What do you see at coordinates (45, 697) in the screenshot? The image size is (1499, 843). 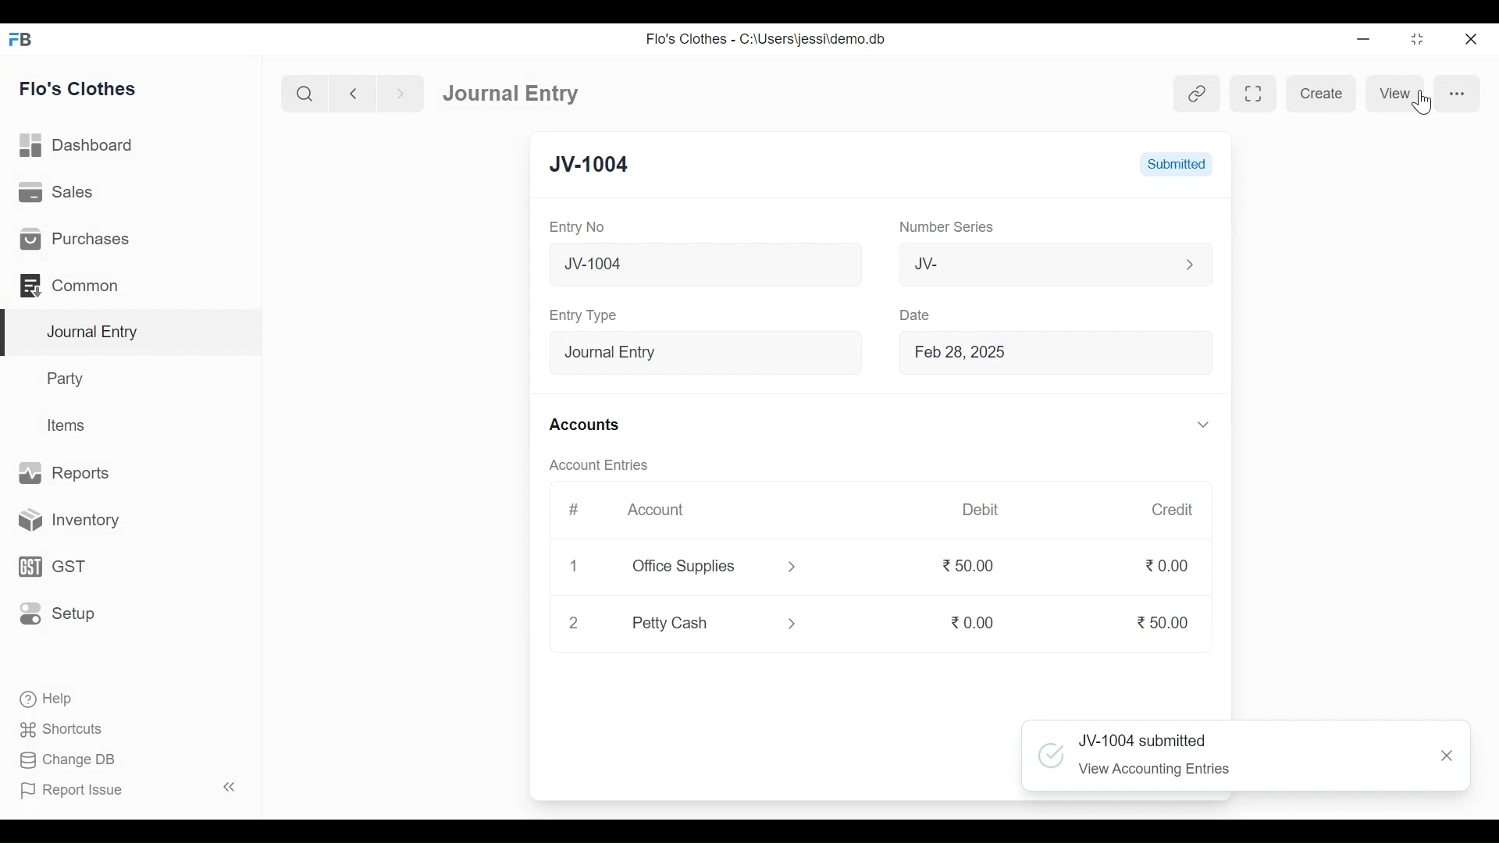 I see `Help` at bounding box center [45, 697].